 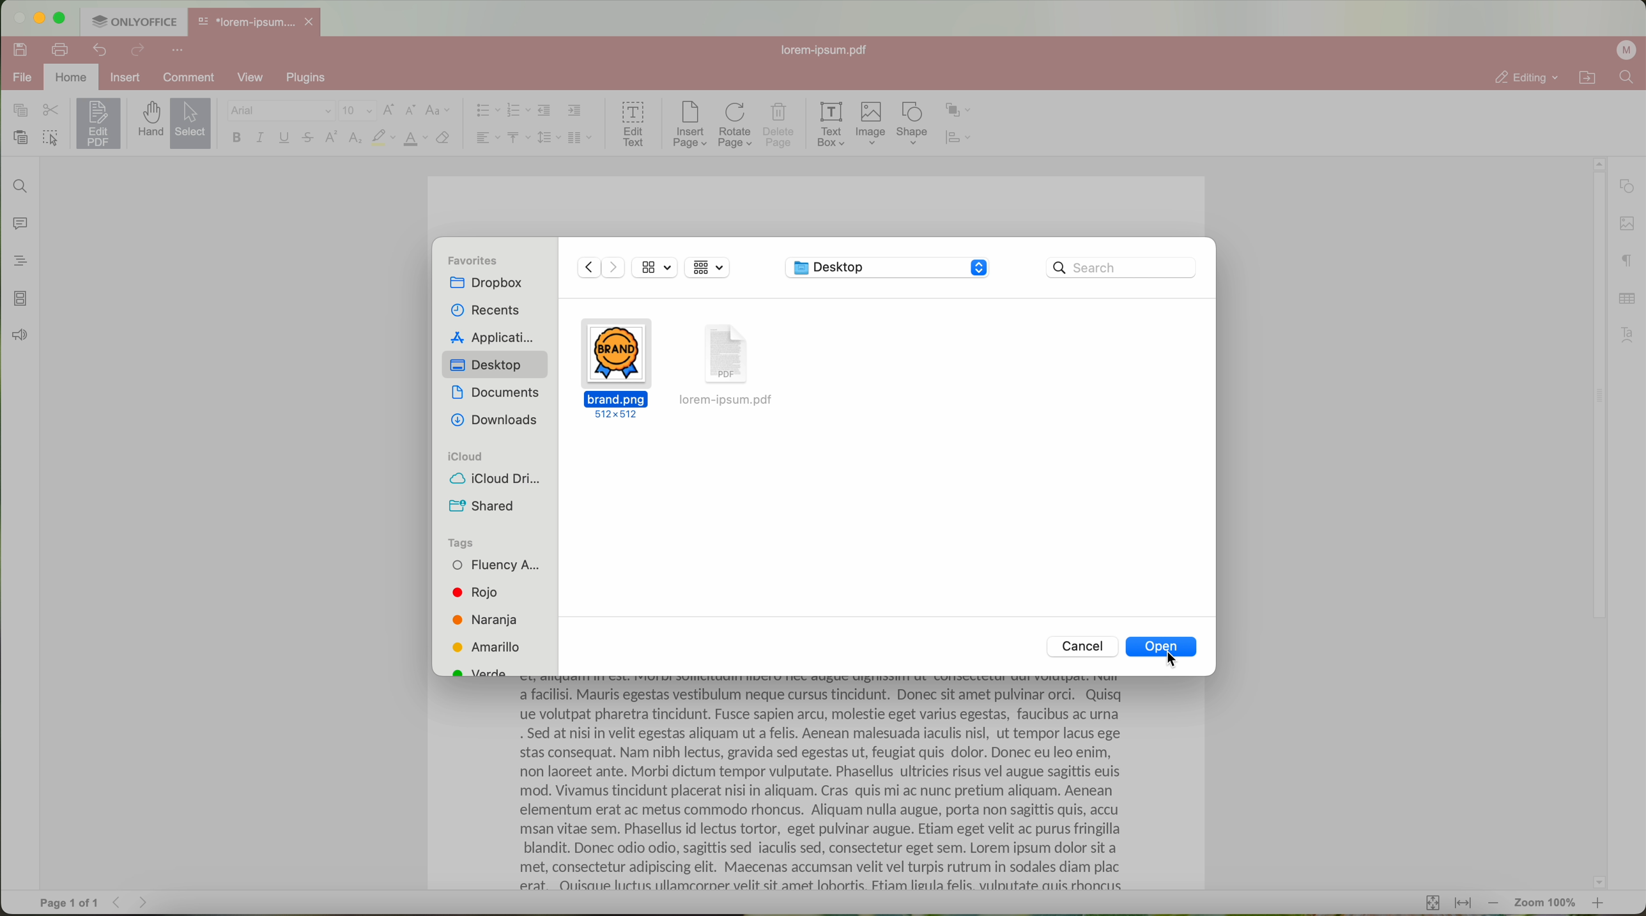 I want to click on change case, so click(x=438, y=111).